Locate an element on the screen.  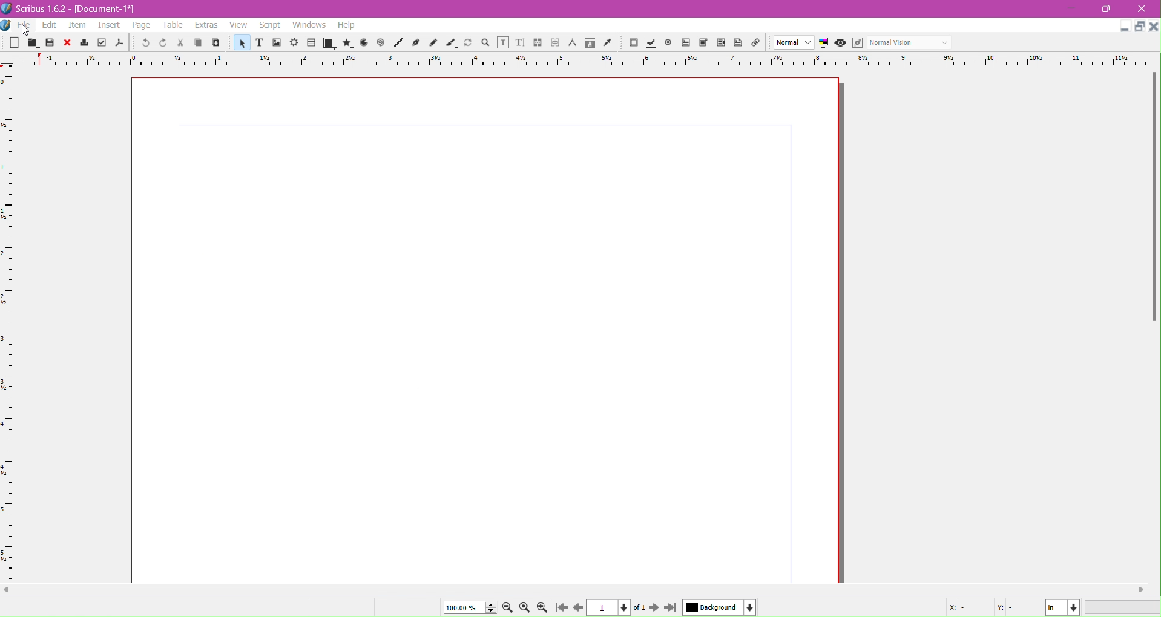
background is located at coordinates (720, 607).